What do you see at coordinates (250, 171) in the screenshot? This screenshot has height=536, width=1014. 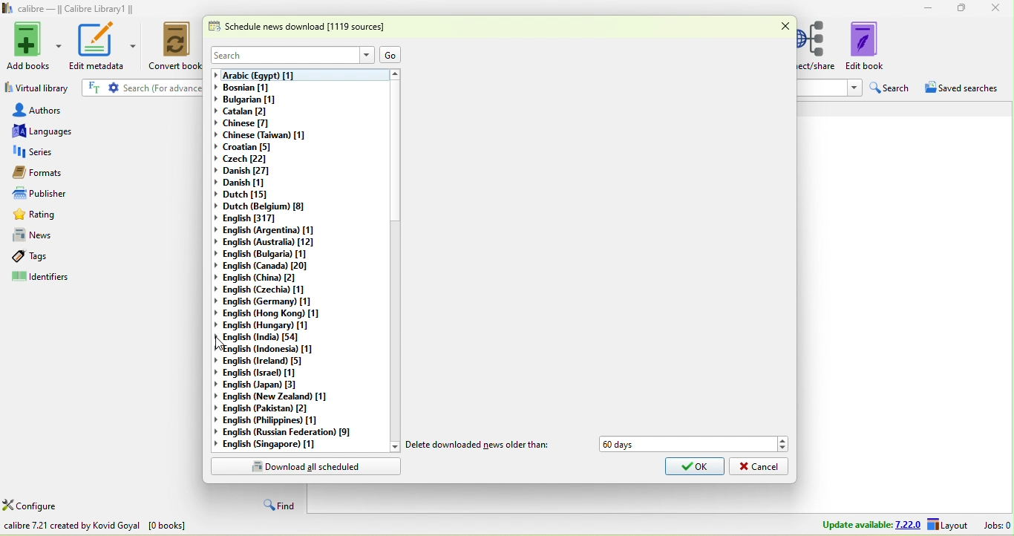 I see `danish[27]` at bounding box center [250, 171].